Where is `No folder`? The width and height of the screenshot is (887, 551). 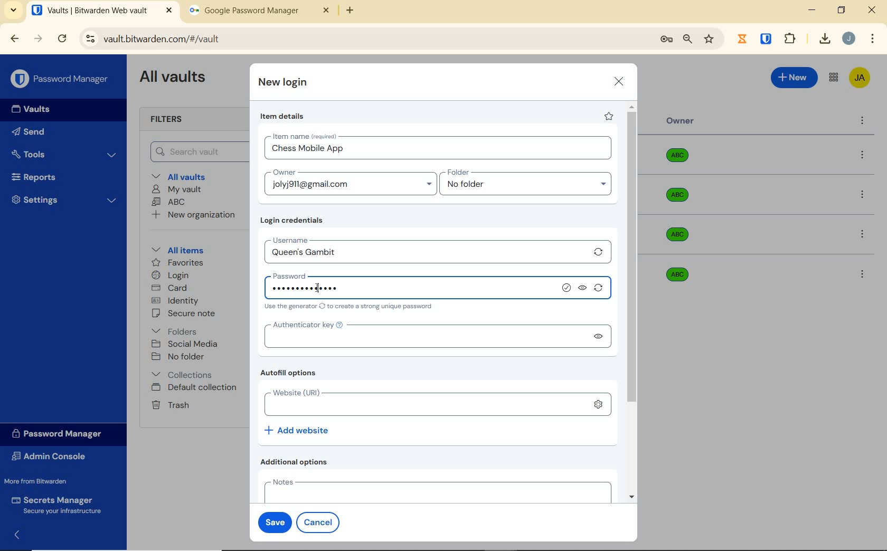
No folder is located at coordinates (180, 357).